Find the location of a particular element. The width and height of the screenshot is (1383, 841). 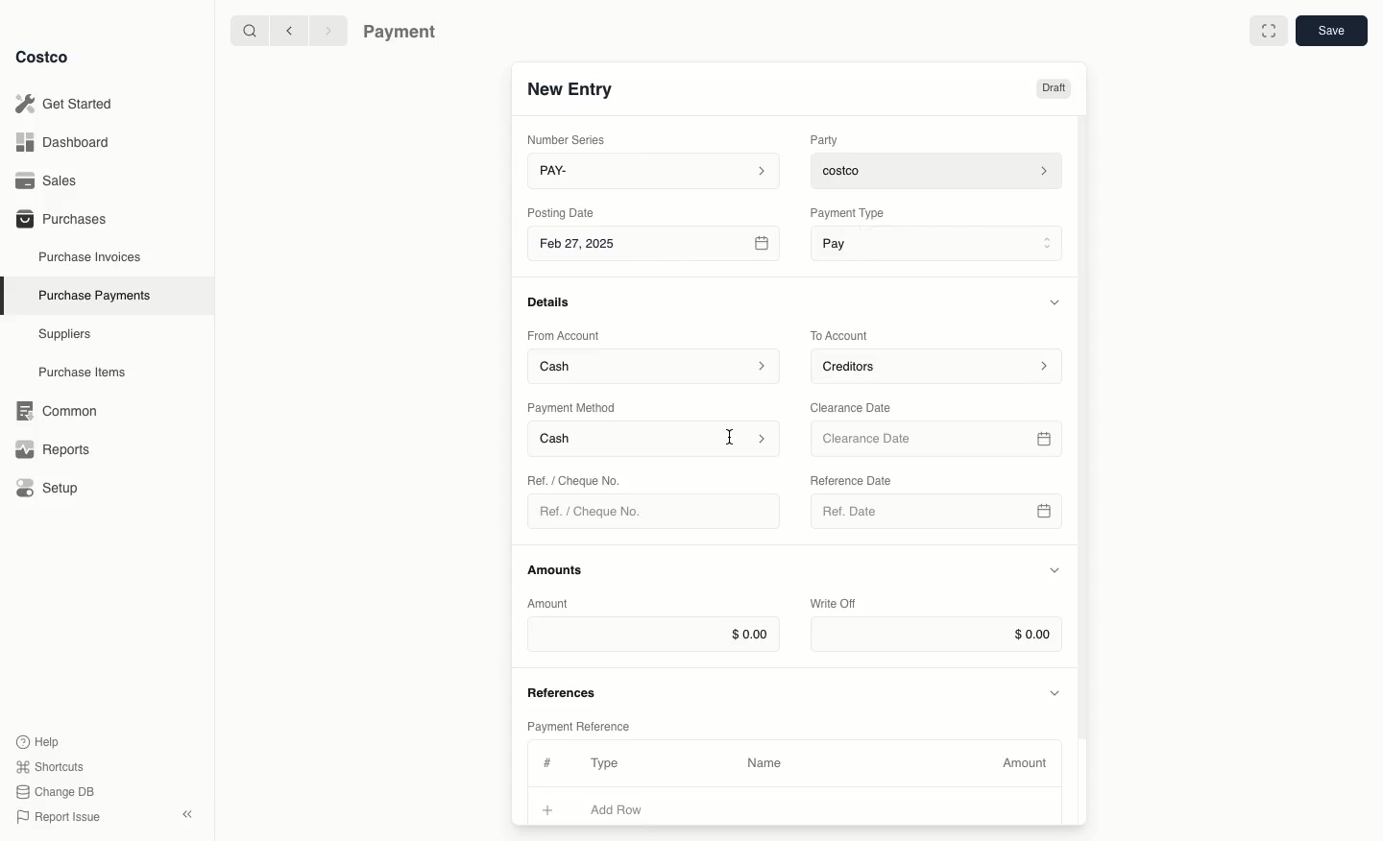

Reports is located at coordinates (50, 446).